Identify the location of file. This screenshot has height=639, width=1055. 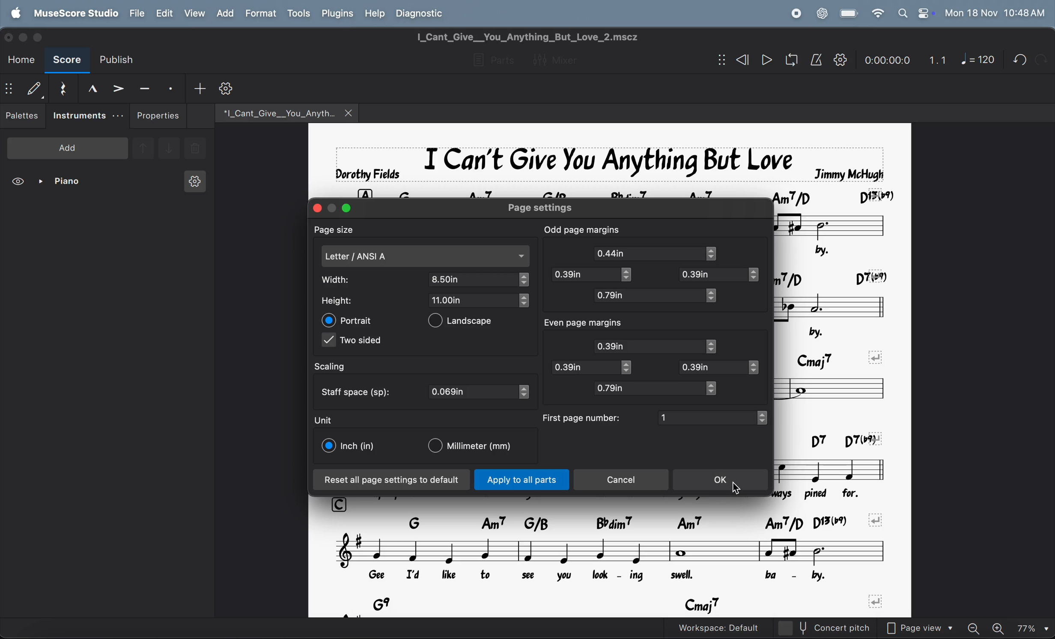
(137, 13).